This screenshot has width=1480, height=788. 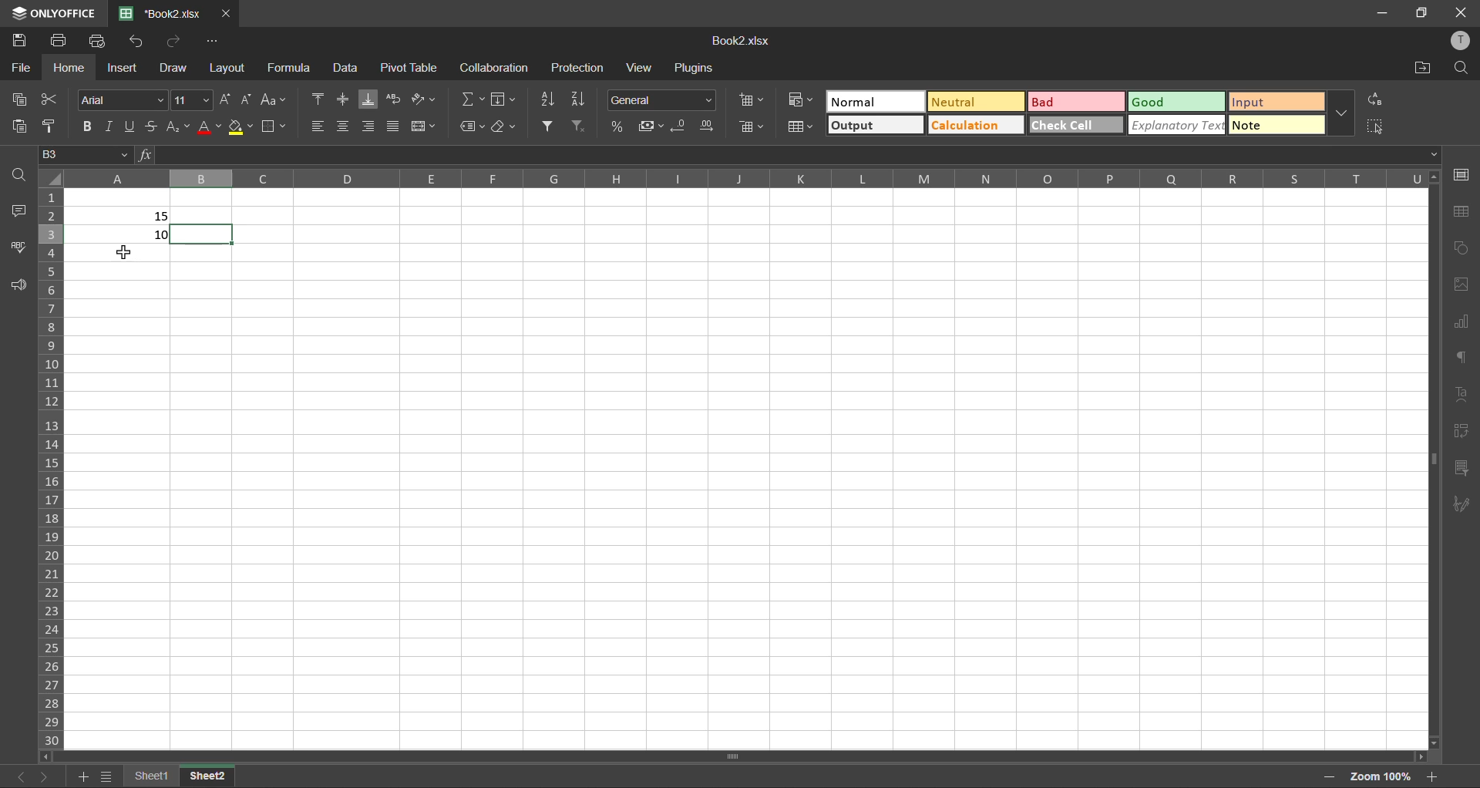 I want to click on charts, so click(x=1461, y=322).